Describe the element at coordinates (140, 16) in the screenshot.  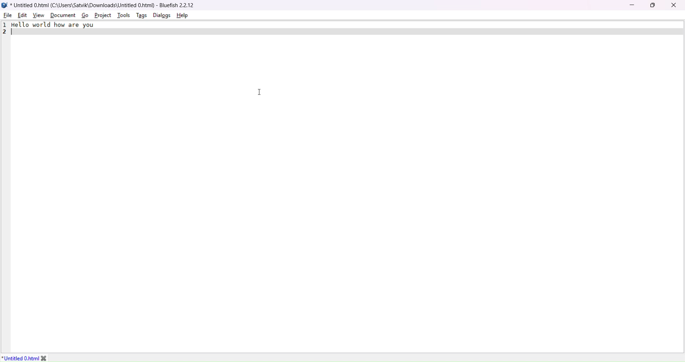
I see `tags` at that location.